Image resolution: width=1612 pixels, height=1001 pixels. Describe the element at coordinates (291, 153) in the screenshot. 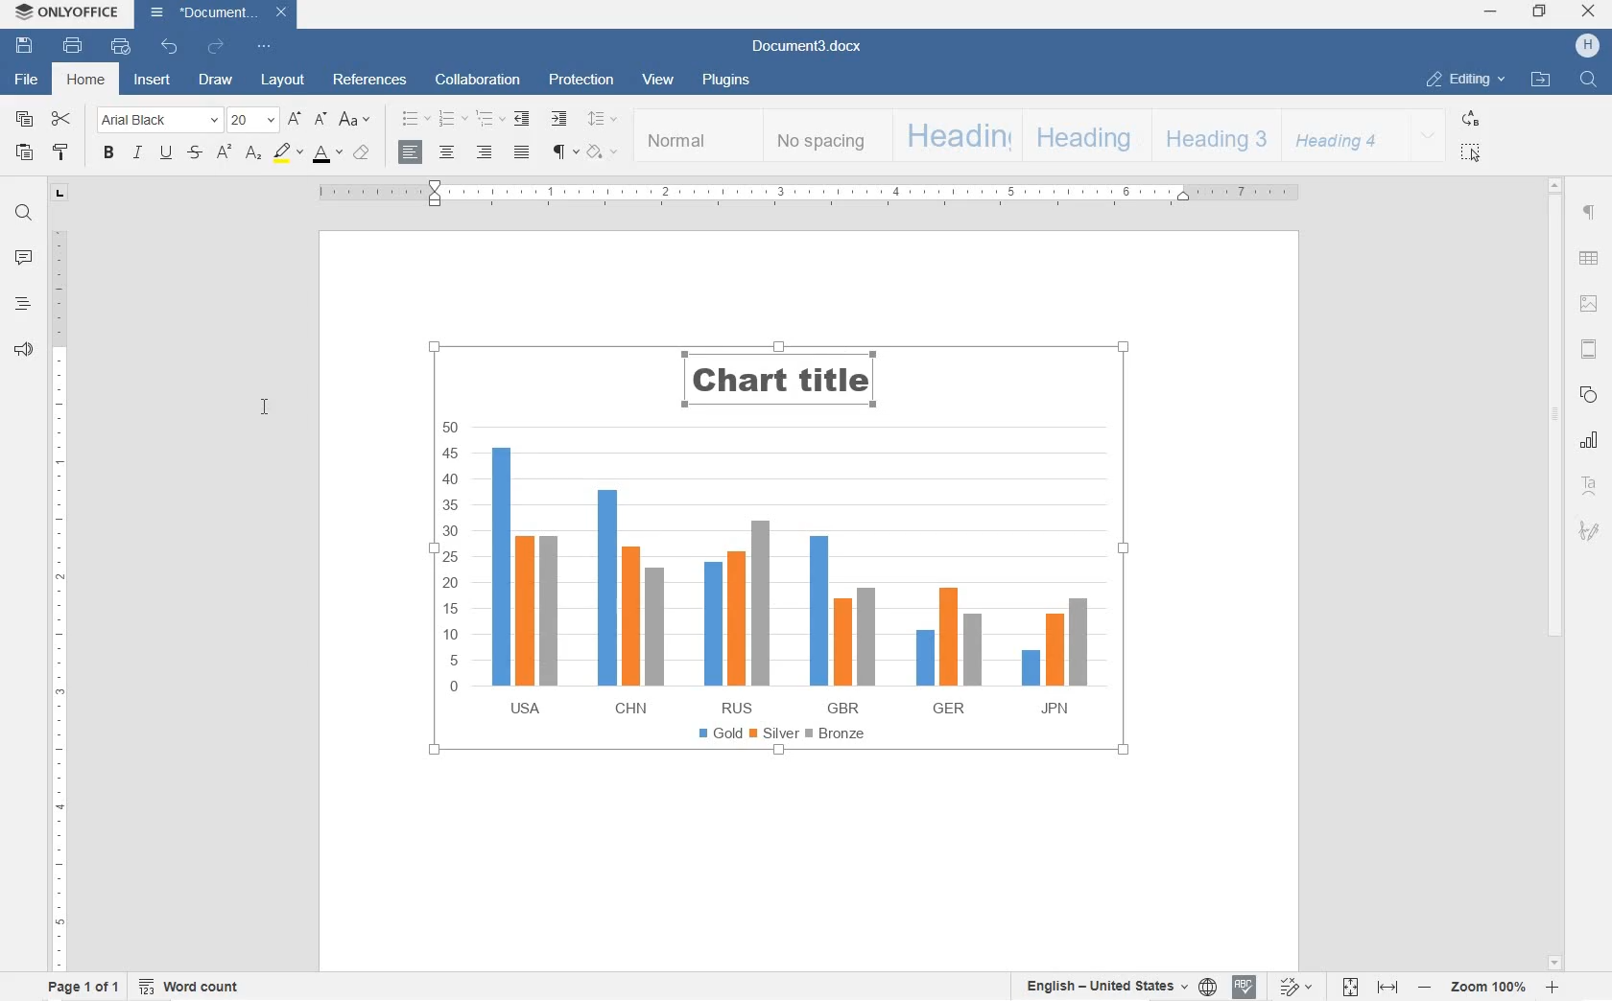

I see `highlight color` at that location.